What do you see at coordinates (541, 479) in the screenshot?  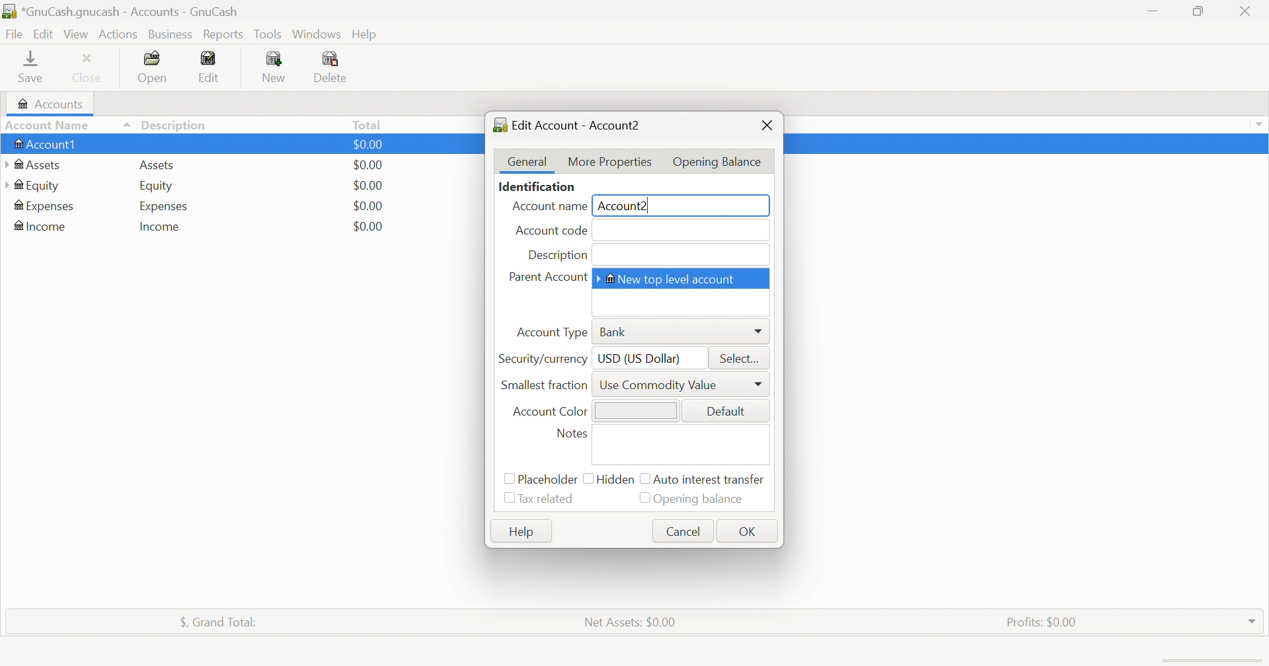 I see `Placeholder` at bounding box center [541, 479].